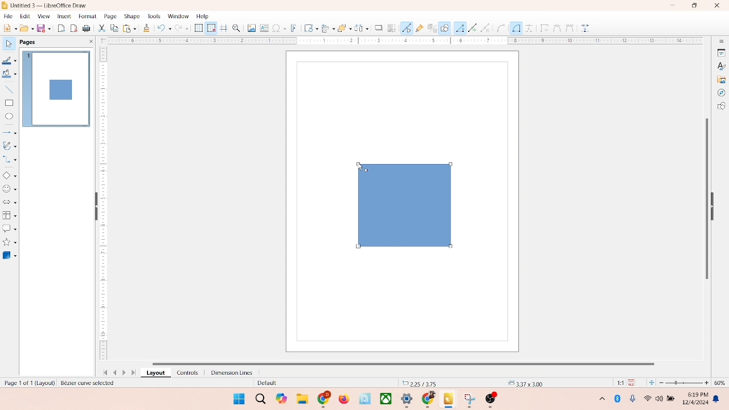 The width and height of the screenshot is (729, 410). What do you see at coordinates (706, 198) in the screenshot?
I see `vertical scroll bar` at bounding box center [706, 198].